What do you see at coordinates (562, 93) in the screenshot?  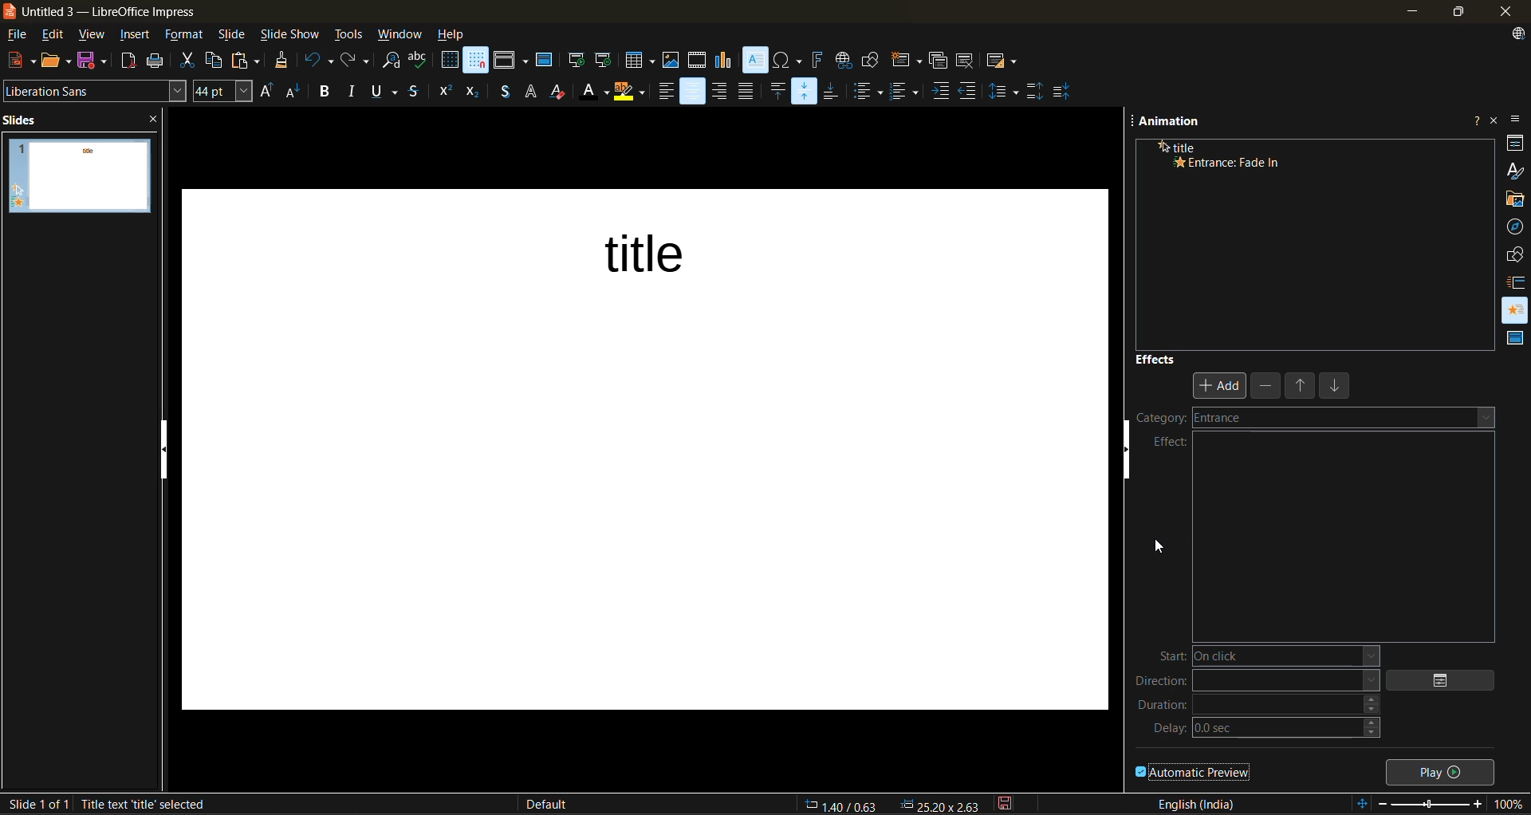 I see `clear direct formatting` at bounding box center [562, 93].